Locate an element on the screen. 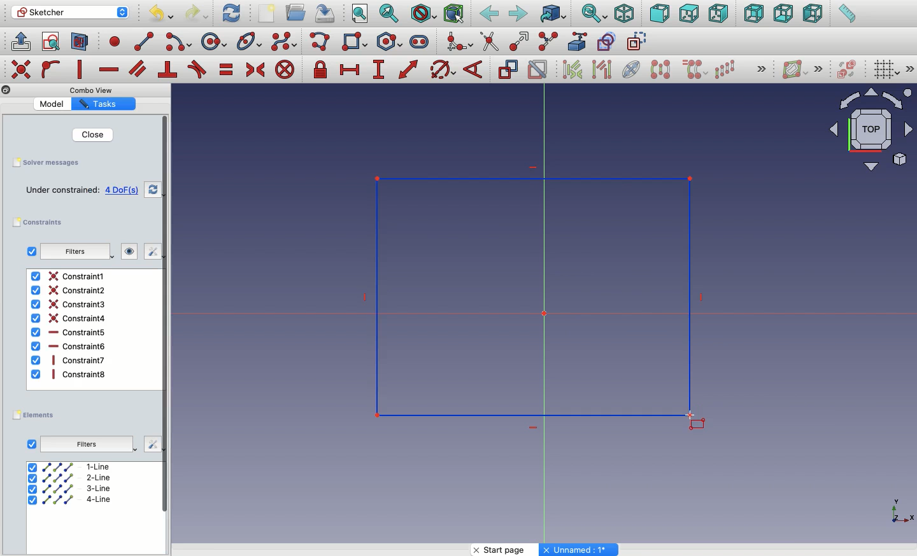  Create B-spline is located at coordinates (284, 41).